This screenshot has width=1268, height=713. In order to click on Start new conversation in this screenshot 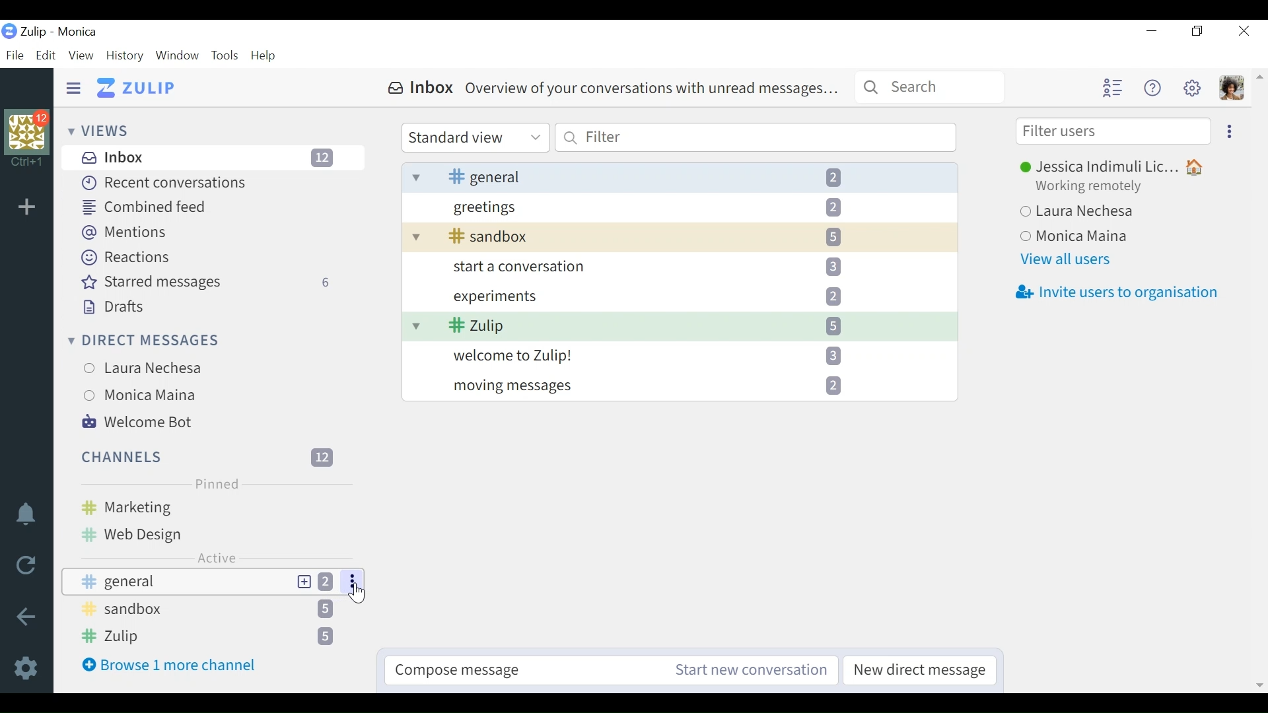, I will do `click(752, 670)`.